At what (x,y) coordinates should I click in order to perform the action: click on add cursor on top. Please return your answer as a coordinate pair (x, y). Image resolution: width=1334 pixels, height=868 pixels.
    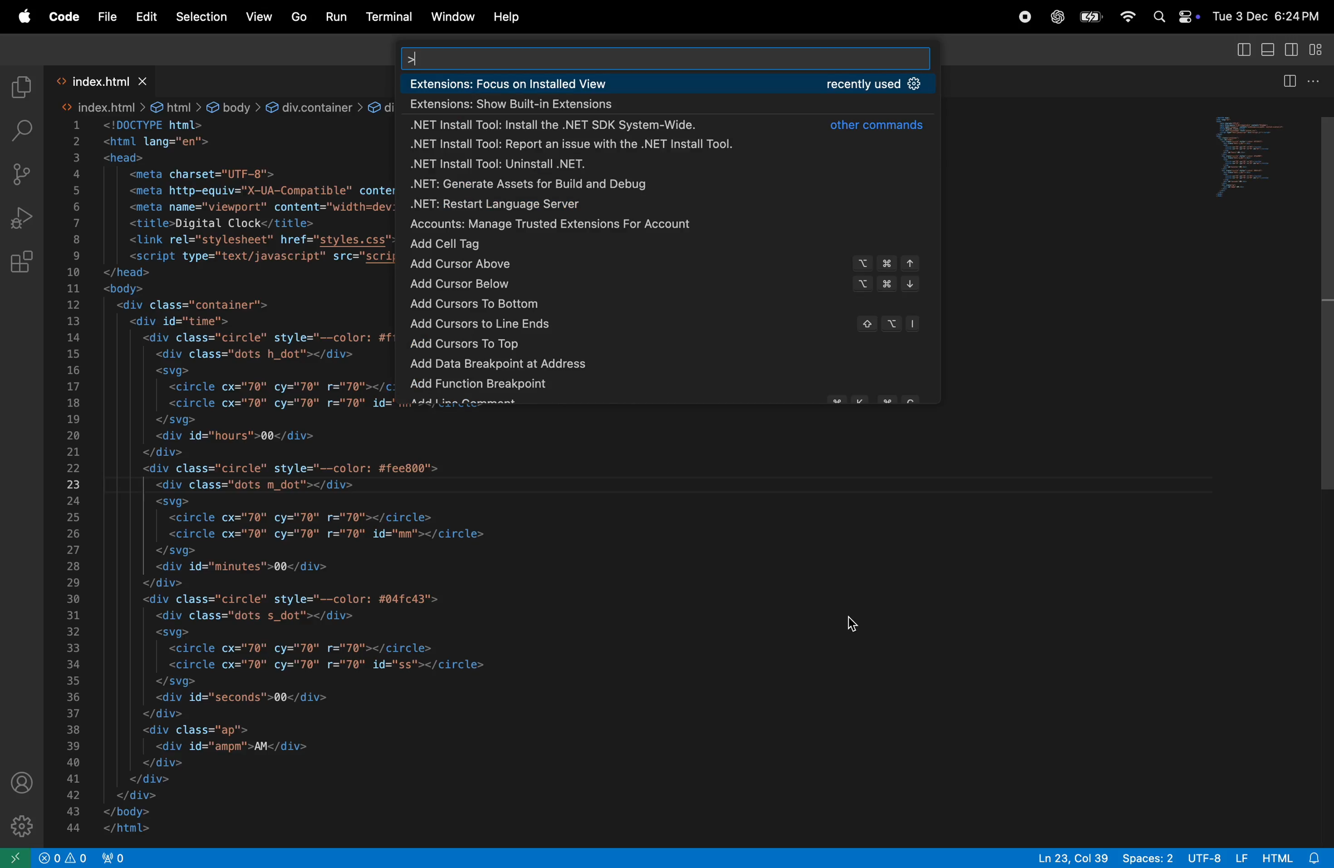
    Looking at the image, I should click on (666, 346).